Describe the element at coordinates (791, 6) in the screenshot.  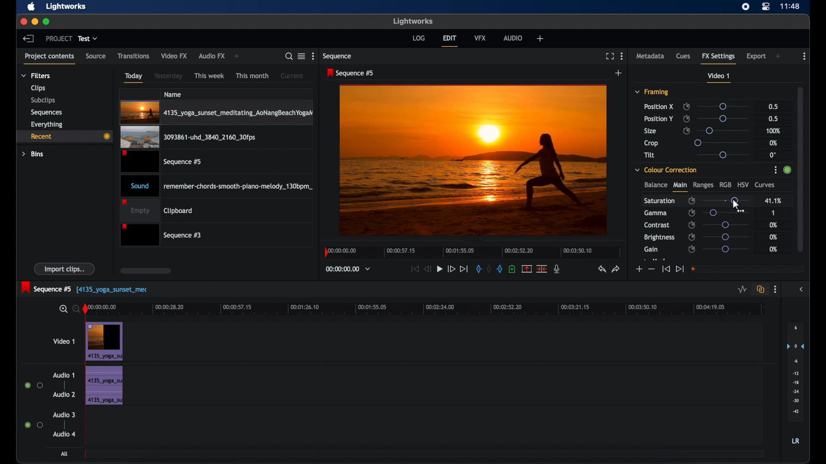
I see `time` at that location.